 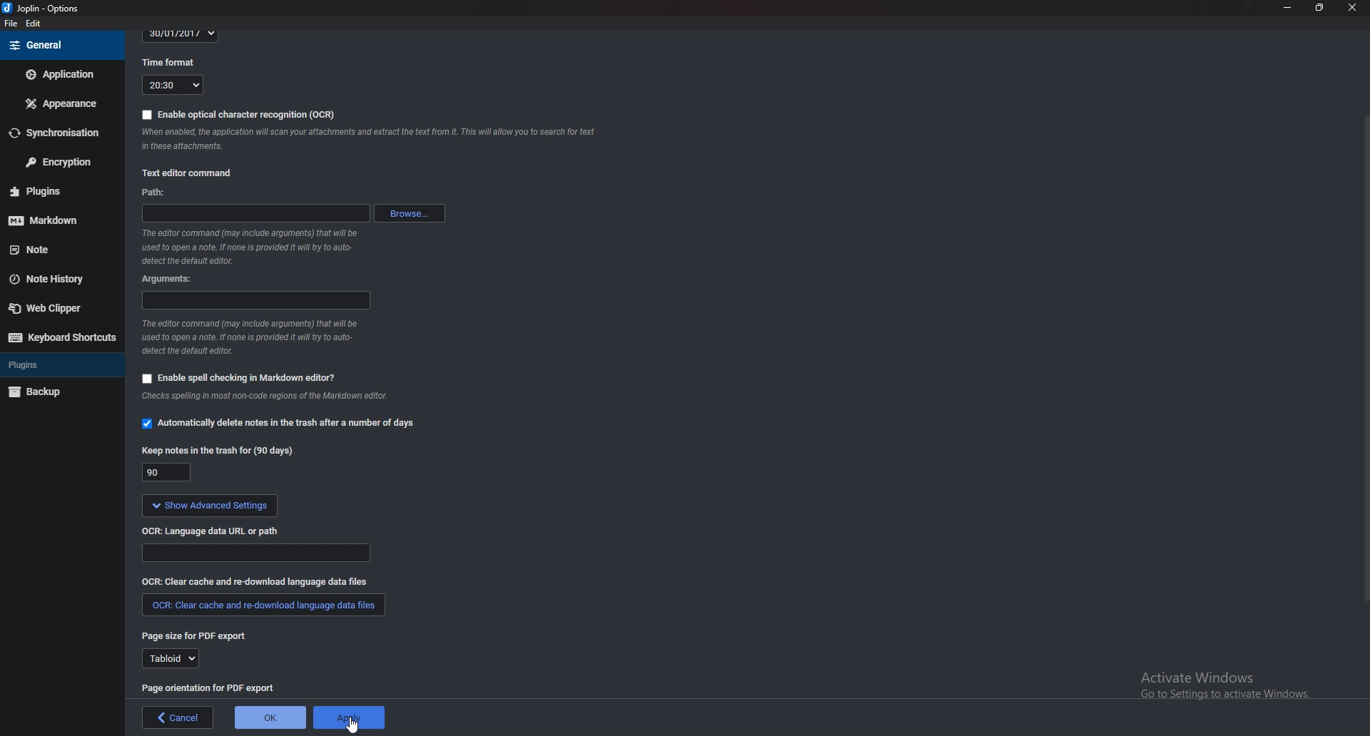 What do you see at coordinates (34, 24) in the screenshot?
I see `edit` at bounding box center [34, 24].